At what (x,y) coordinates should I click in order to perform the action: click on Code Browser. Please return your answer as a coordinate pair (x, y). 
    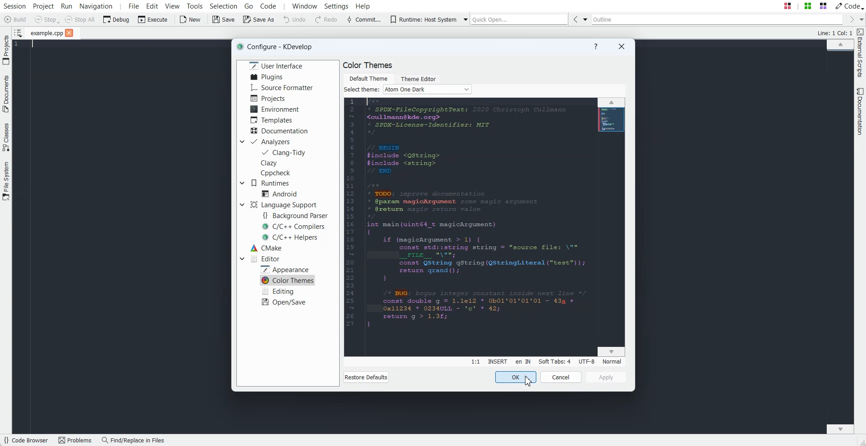
    Looking at the image, I should click on (27, 441).